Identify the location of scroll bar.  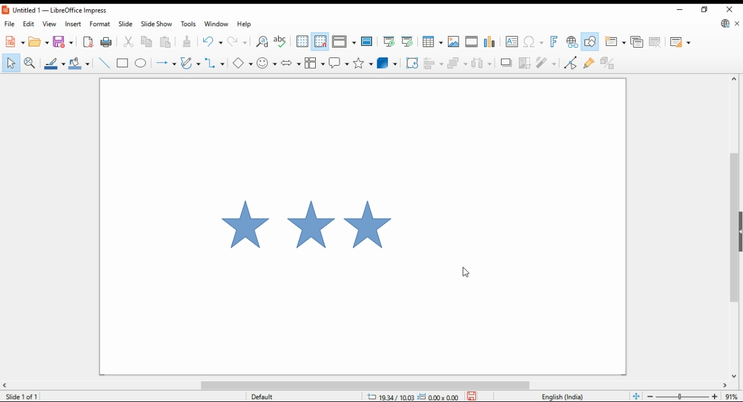
(371, 385).